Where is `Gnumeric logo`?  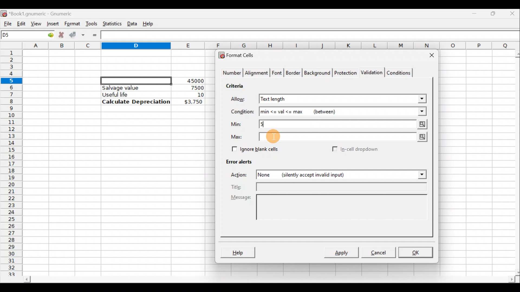 Gnumeric logo is located at coordinates (4, 13).